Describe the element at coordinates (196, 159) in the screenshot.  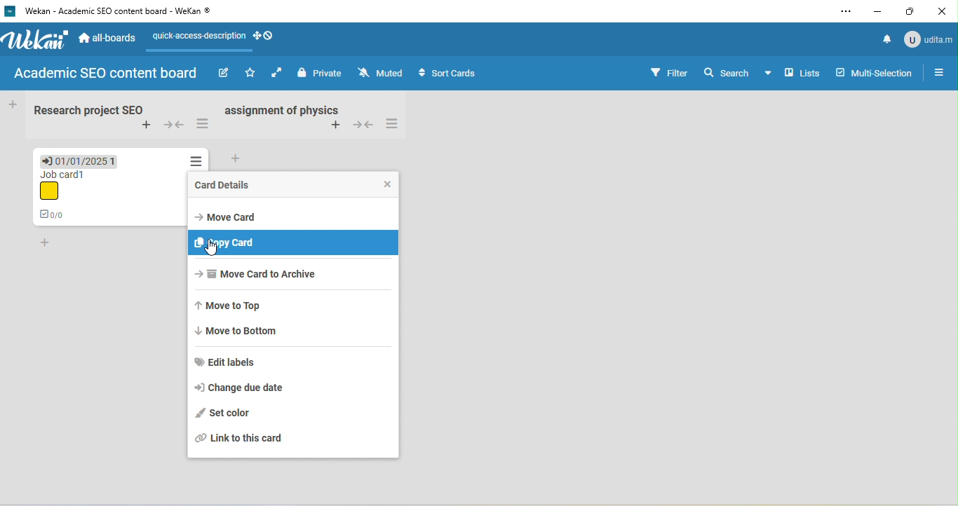
I see `action` at that location.